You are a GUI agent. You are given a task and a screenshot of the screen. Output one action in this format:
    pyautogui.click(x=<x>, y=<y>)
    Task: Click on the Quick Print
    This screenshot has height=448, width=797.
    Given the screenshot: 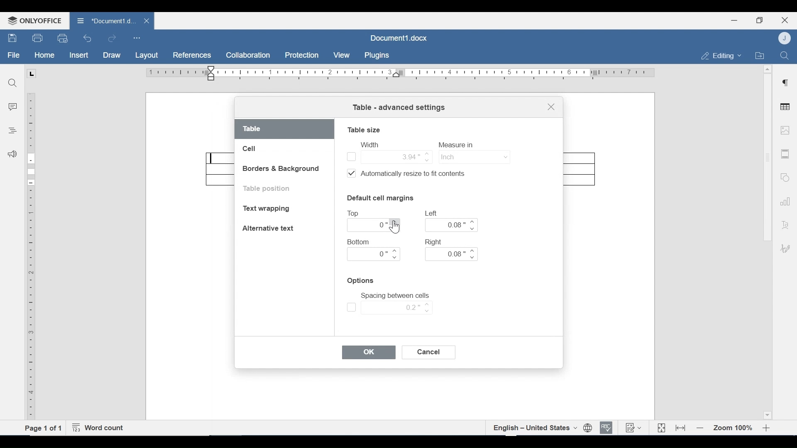 What is the action you would take?
    pyautogui.click(x=62, y=38)
    